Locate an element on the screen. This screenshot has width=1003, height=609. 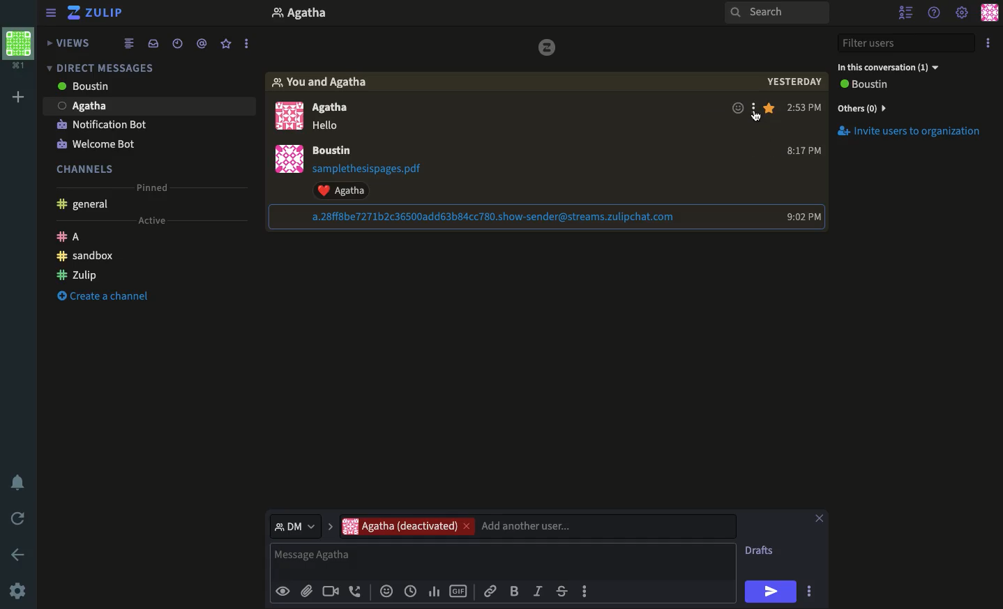
options is located at coordinates (811, 593).